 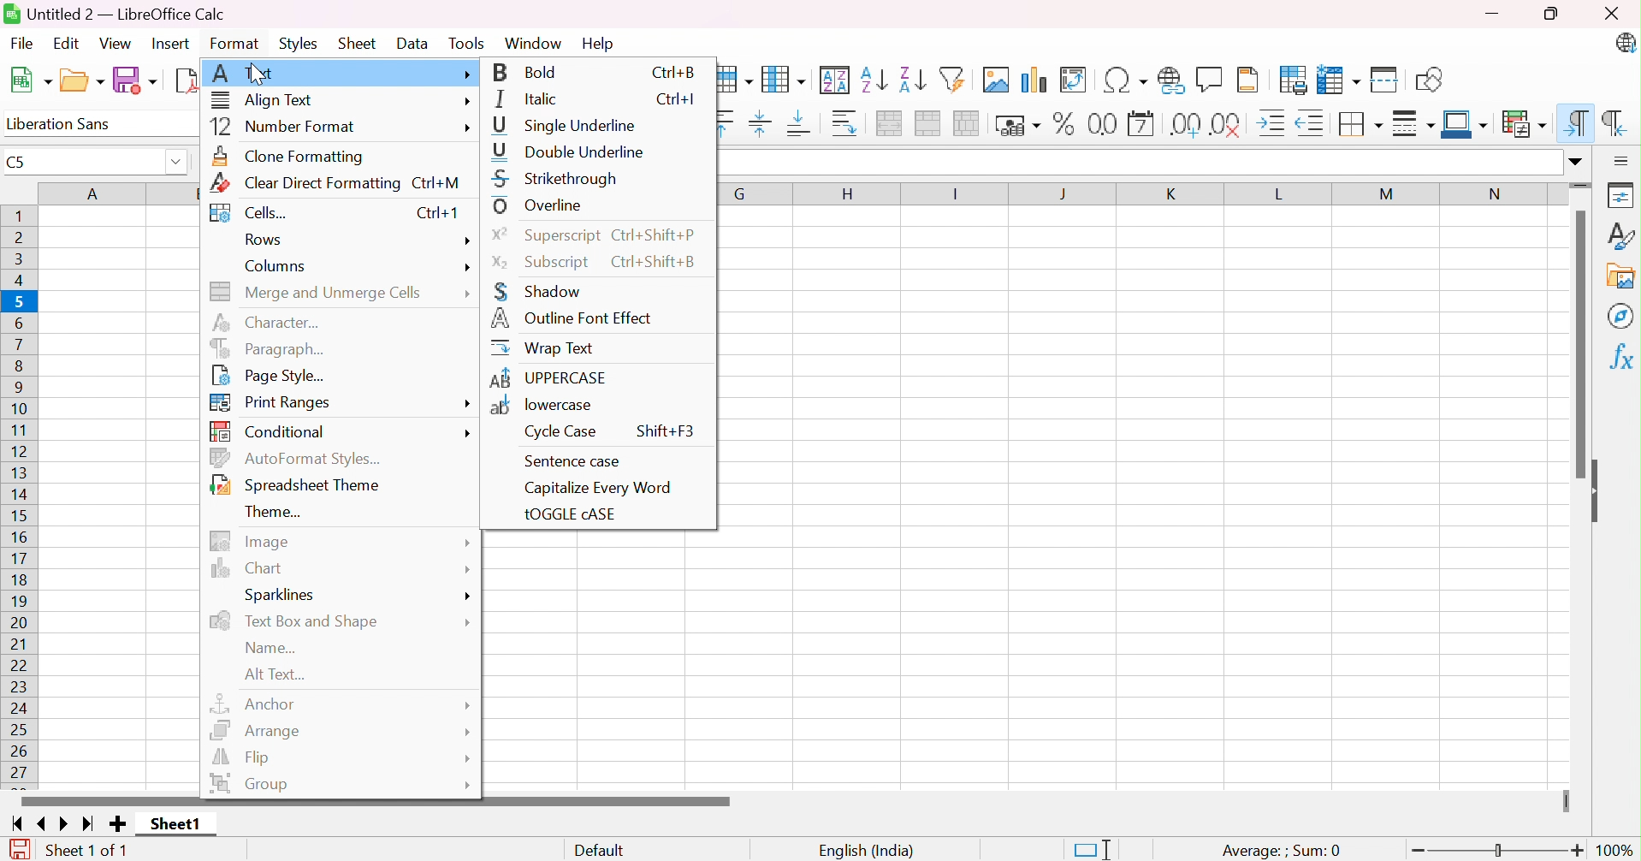 I want to click on Ctrl+Shift+B, so click(x=662, y=262).